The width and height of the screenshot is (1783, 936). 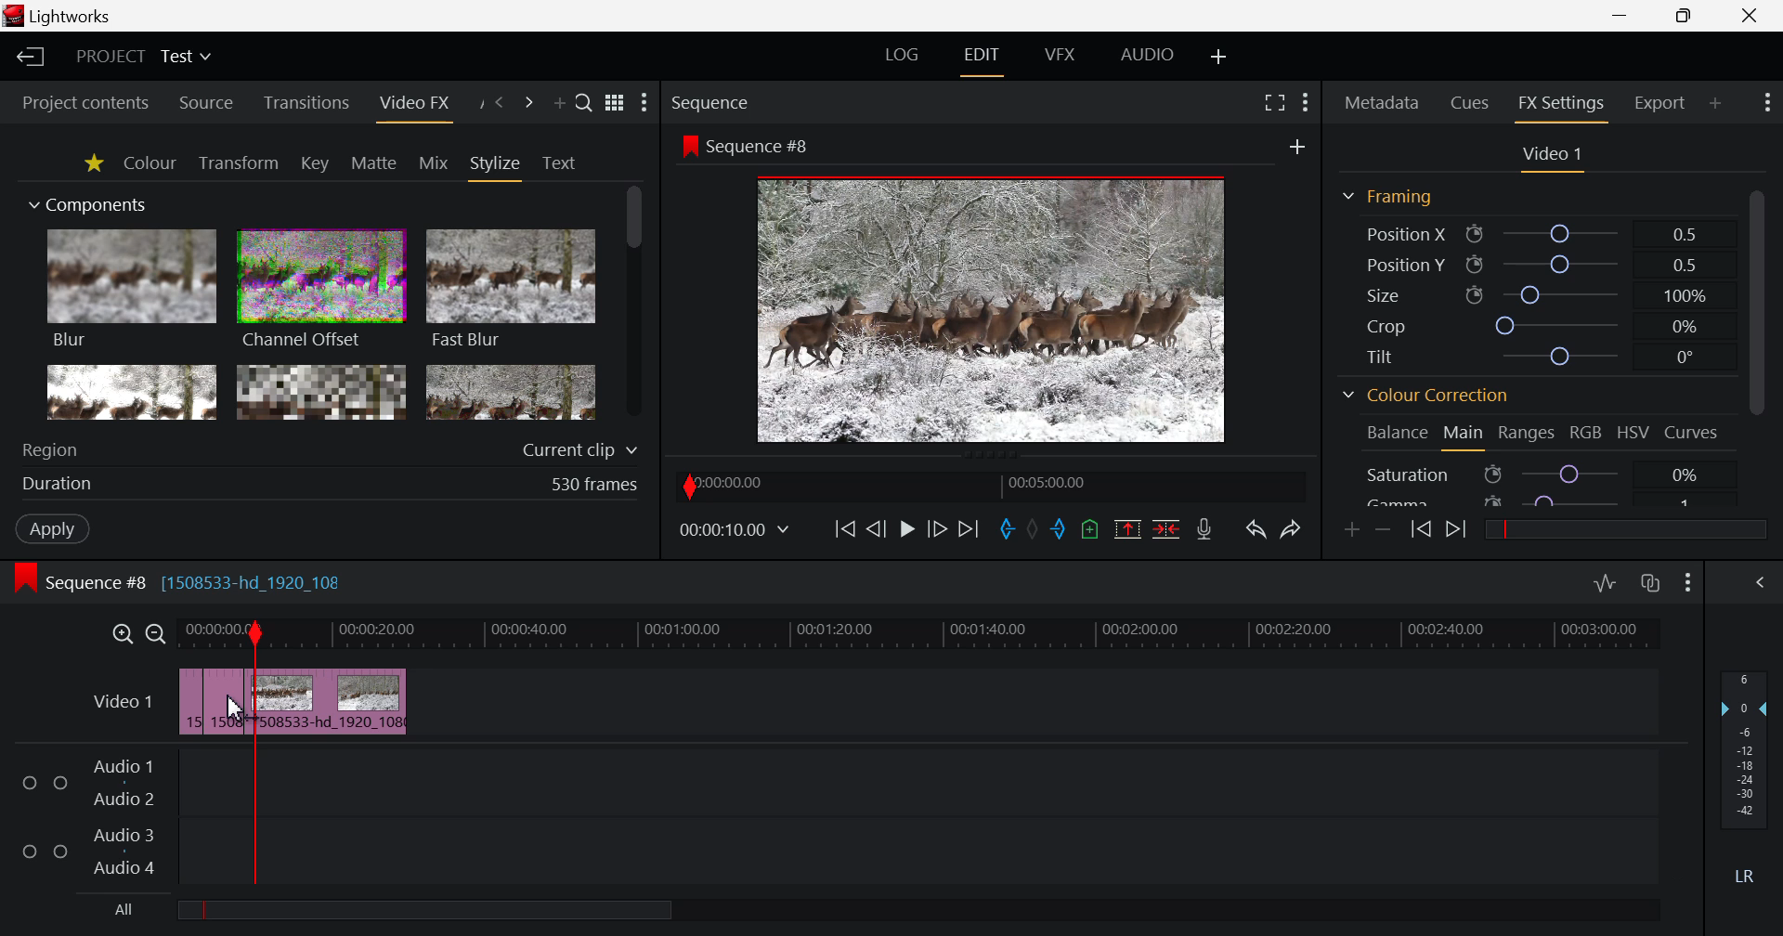 I want to click on Delete/Cut, so click(x=1166, y=529).